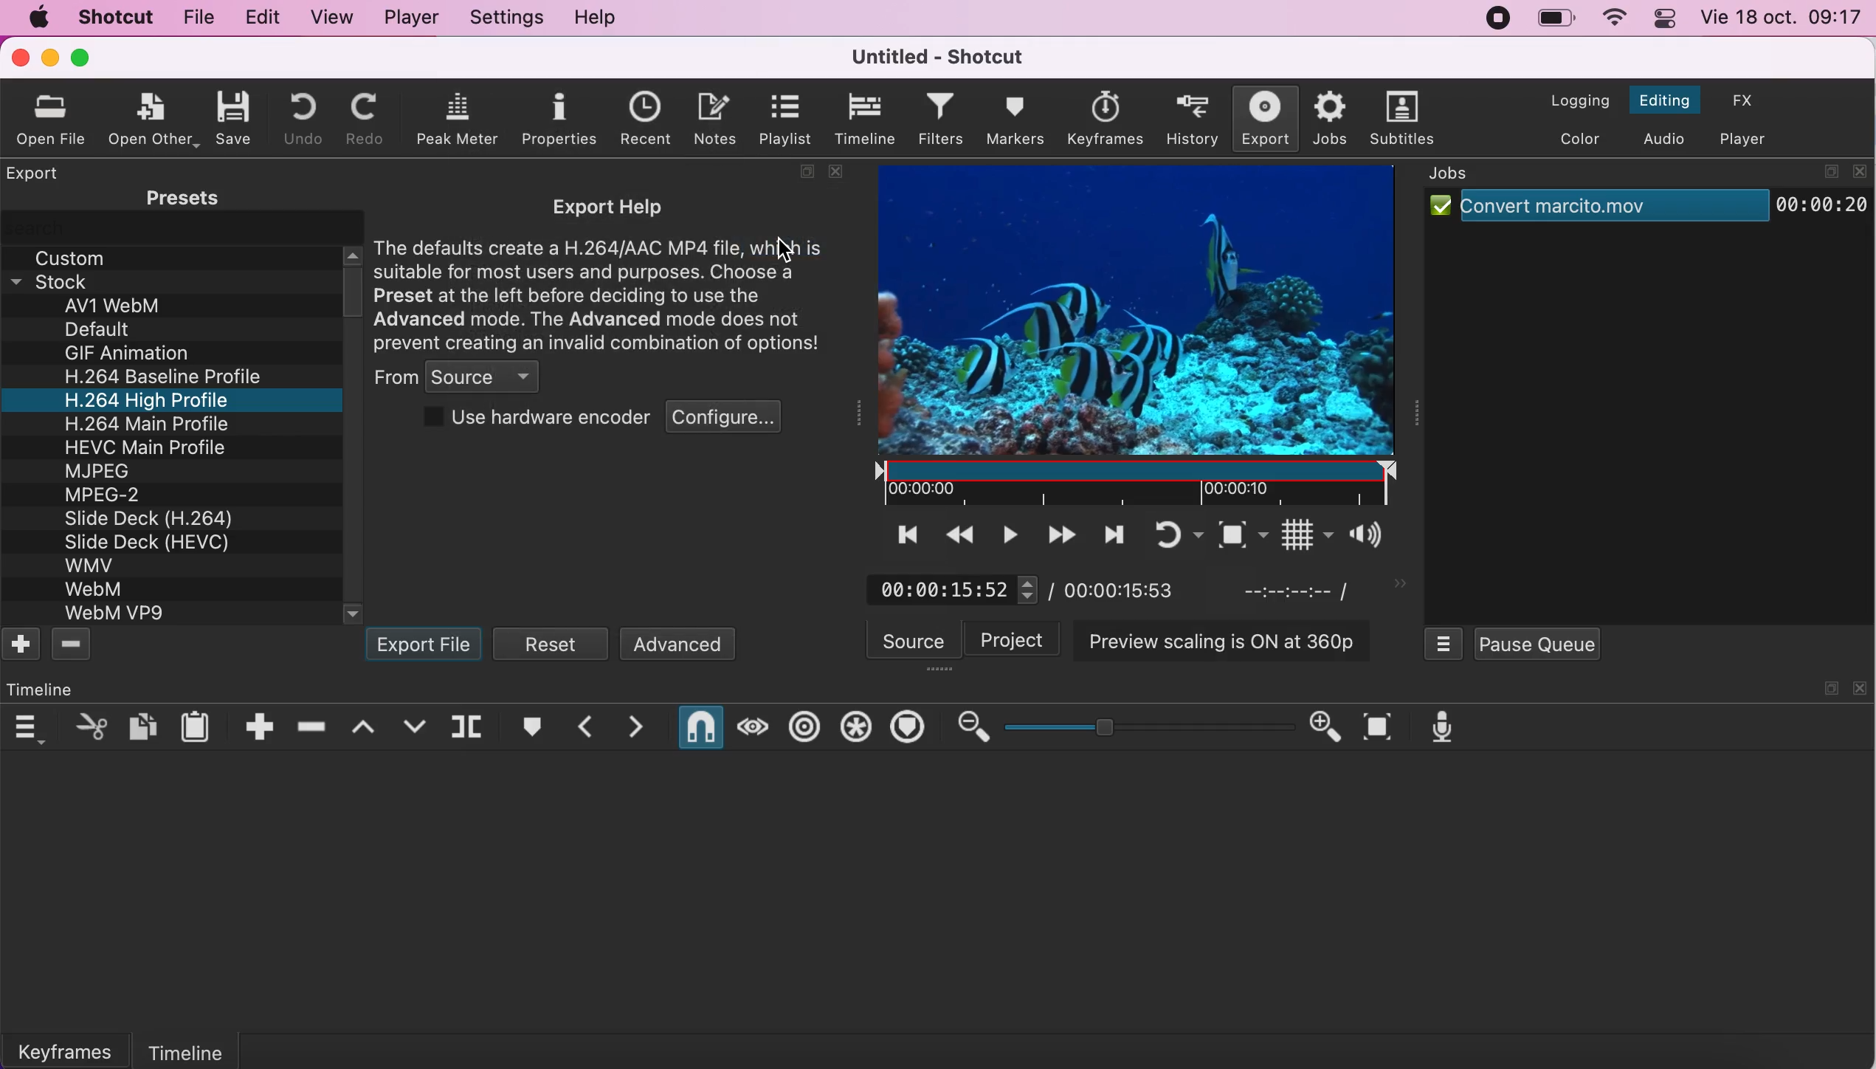  I want to click on next marker, so click(637, 727).